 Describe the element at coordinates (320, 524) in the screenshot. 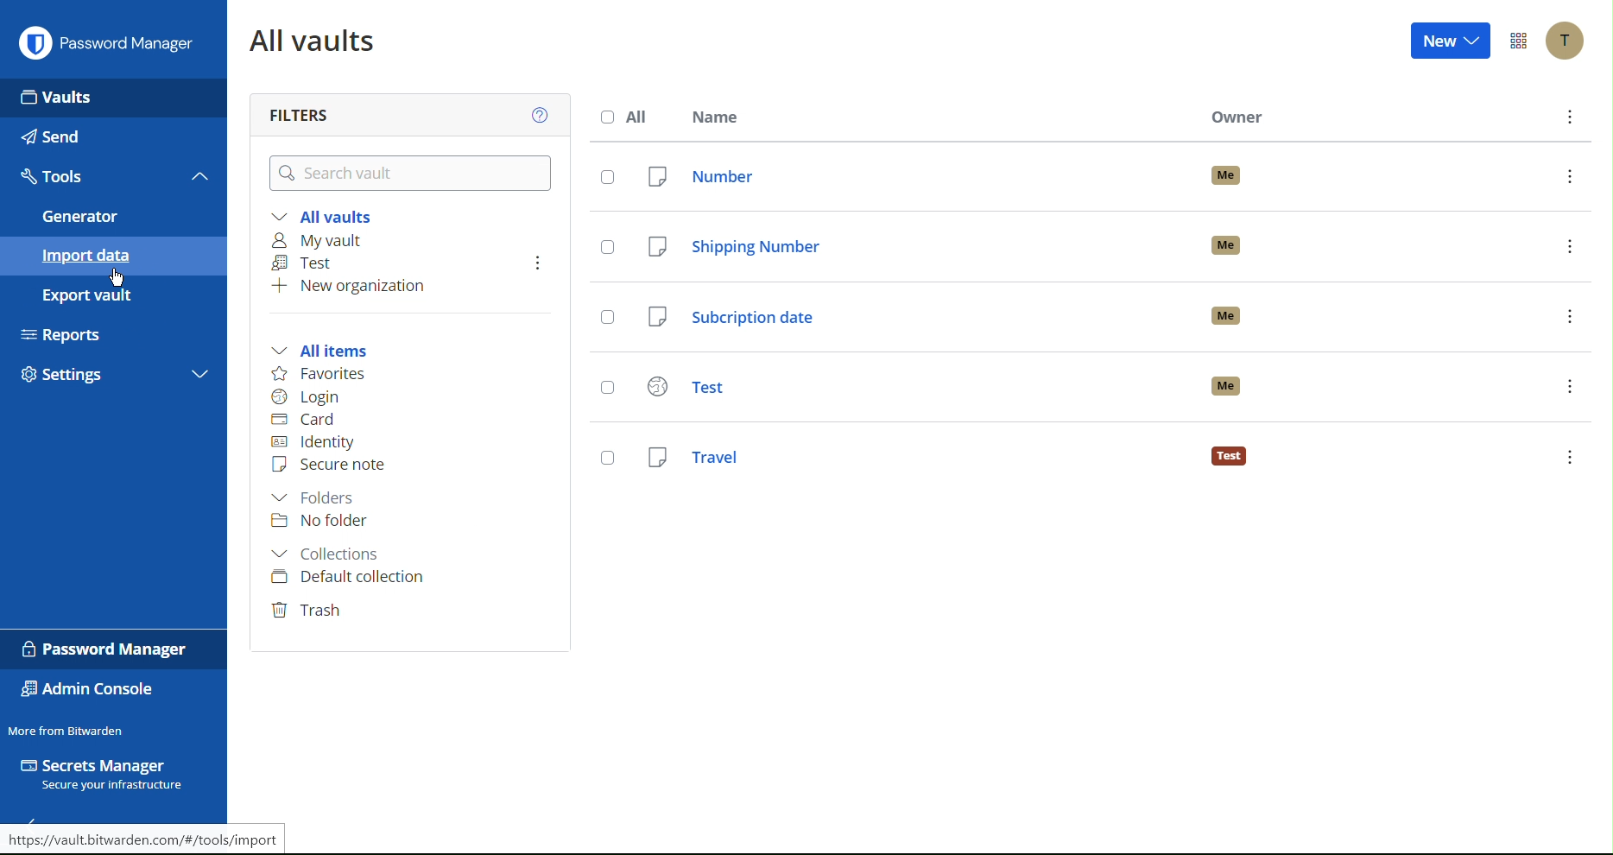

I see `No folder` at that location.